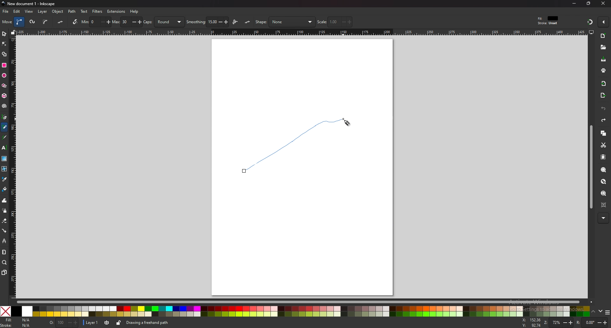  I want to click on text, so click(84, 11).